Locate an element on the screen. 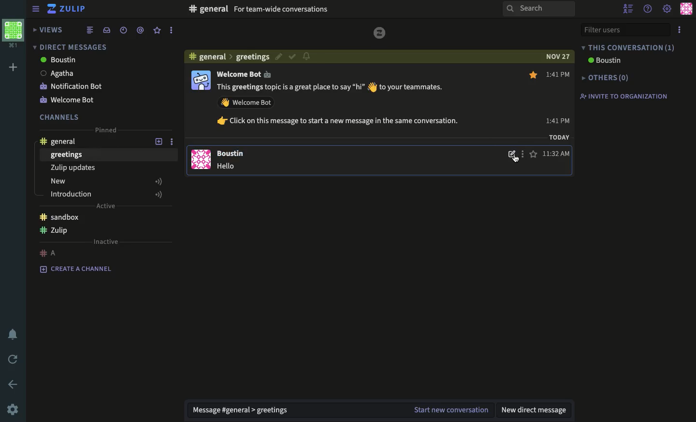  back is located at coordinates (14, 384).